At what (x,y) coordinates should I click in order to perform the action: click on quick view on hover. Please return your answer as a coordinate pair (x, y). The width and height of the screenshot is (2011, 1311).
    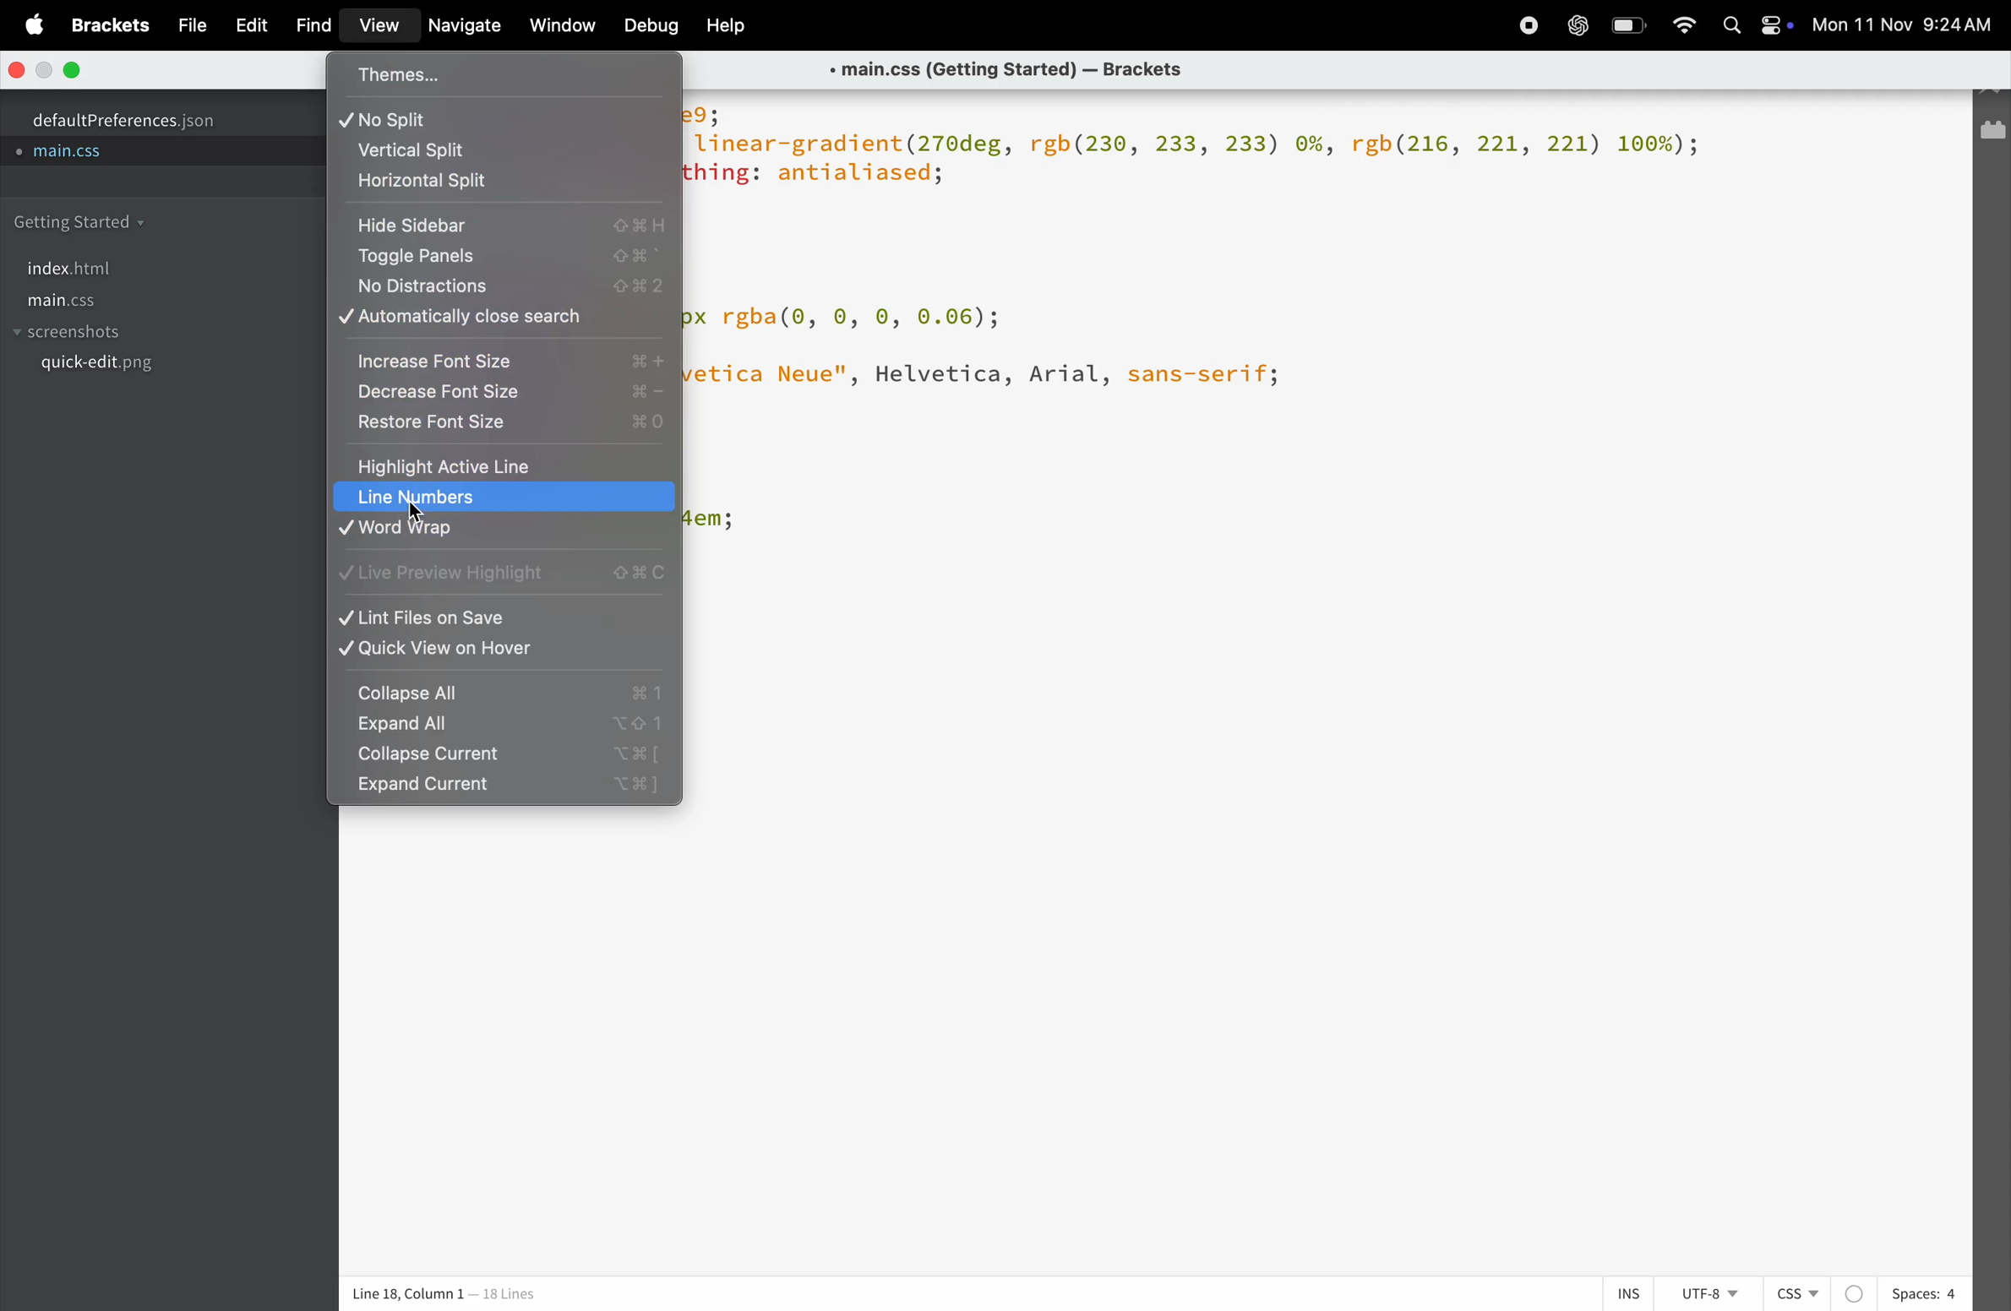
    Looking at the image, I should click on (504, 650).